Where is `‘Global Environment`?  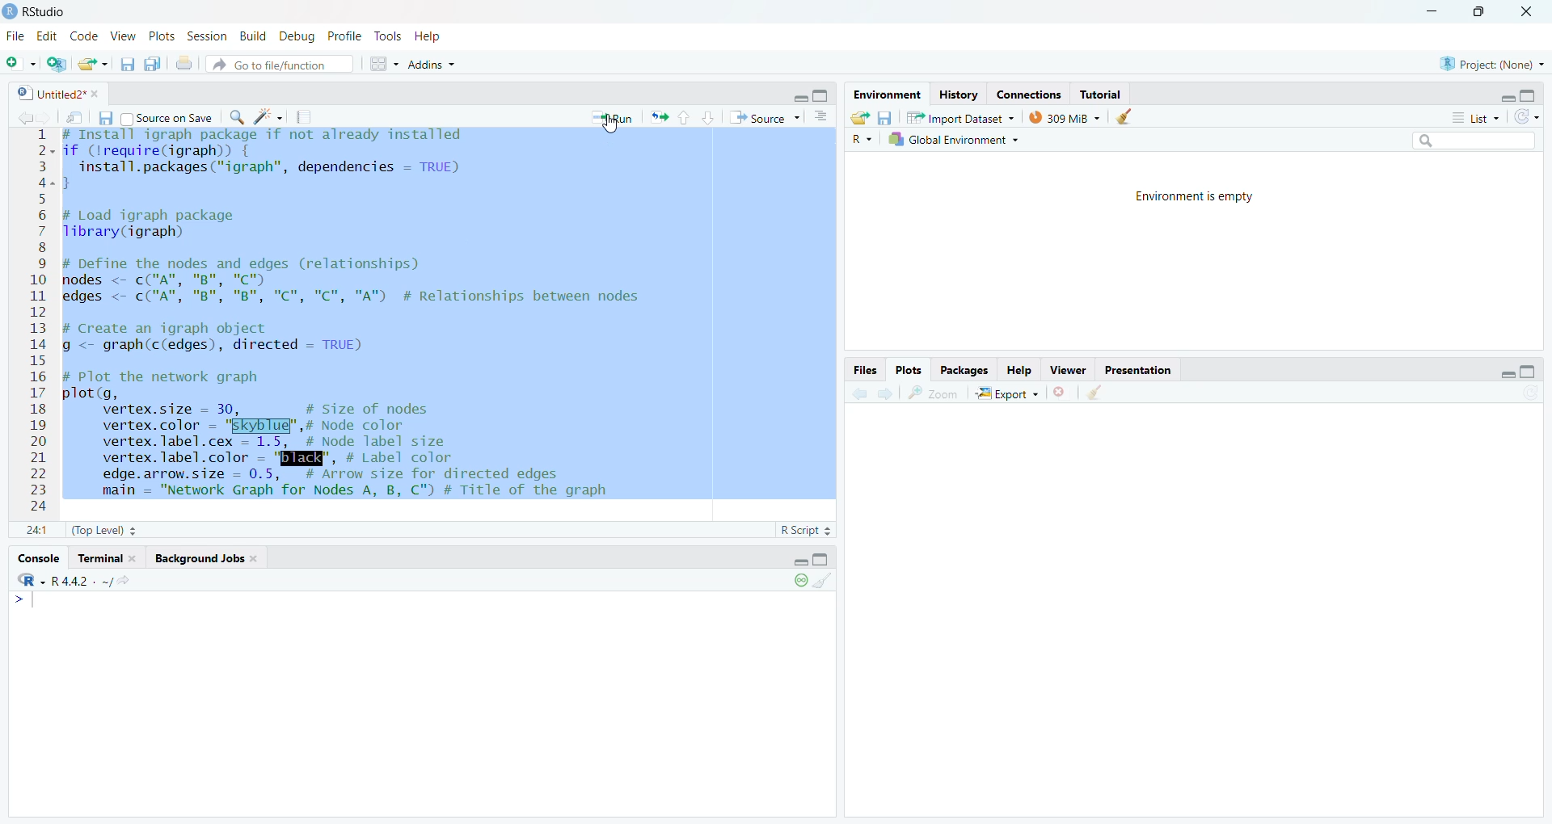
‘Global Environment is located at coordinates (955, 139).